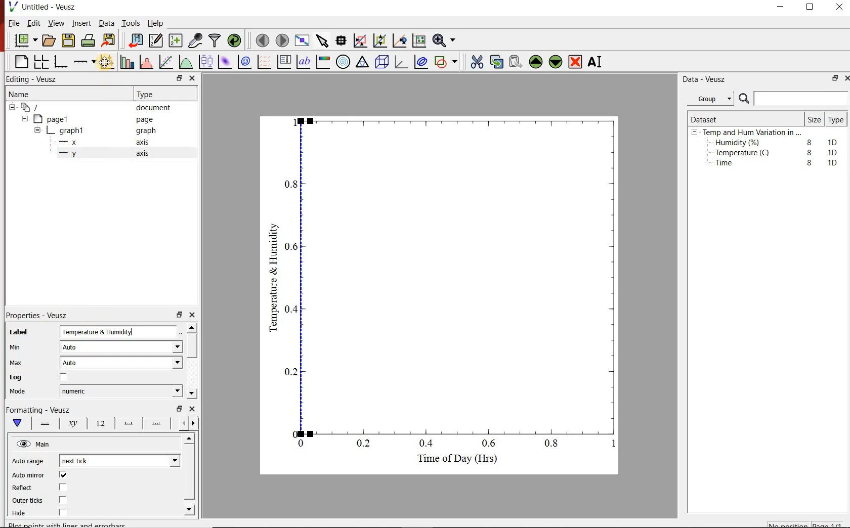  What do you see at coordinates (262, 40) in the screenshot?
I see `move to the previous page` at bounding box center [262, 40].